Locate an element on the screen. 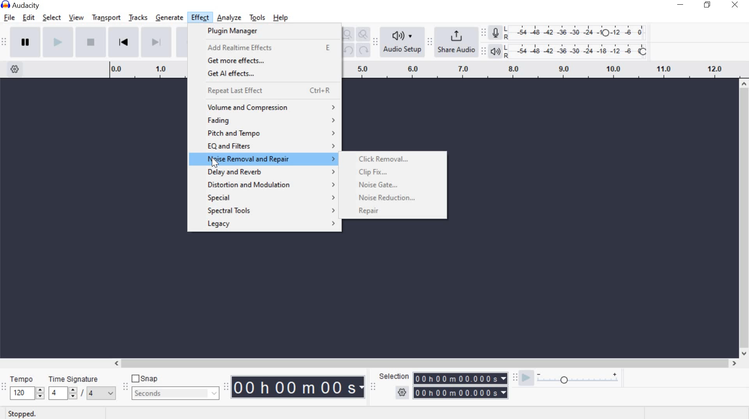 The width and height of the screenshot is (749, 419). plugin manager is located at coordinates (231, 32).